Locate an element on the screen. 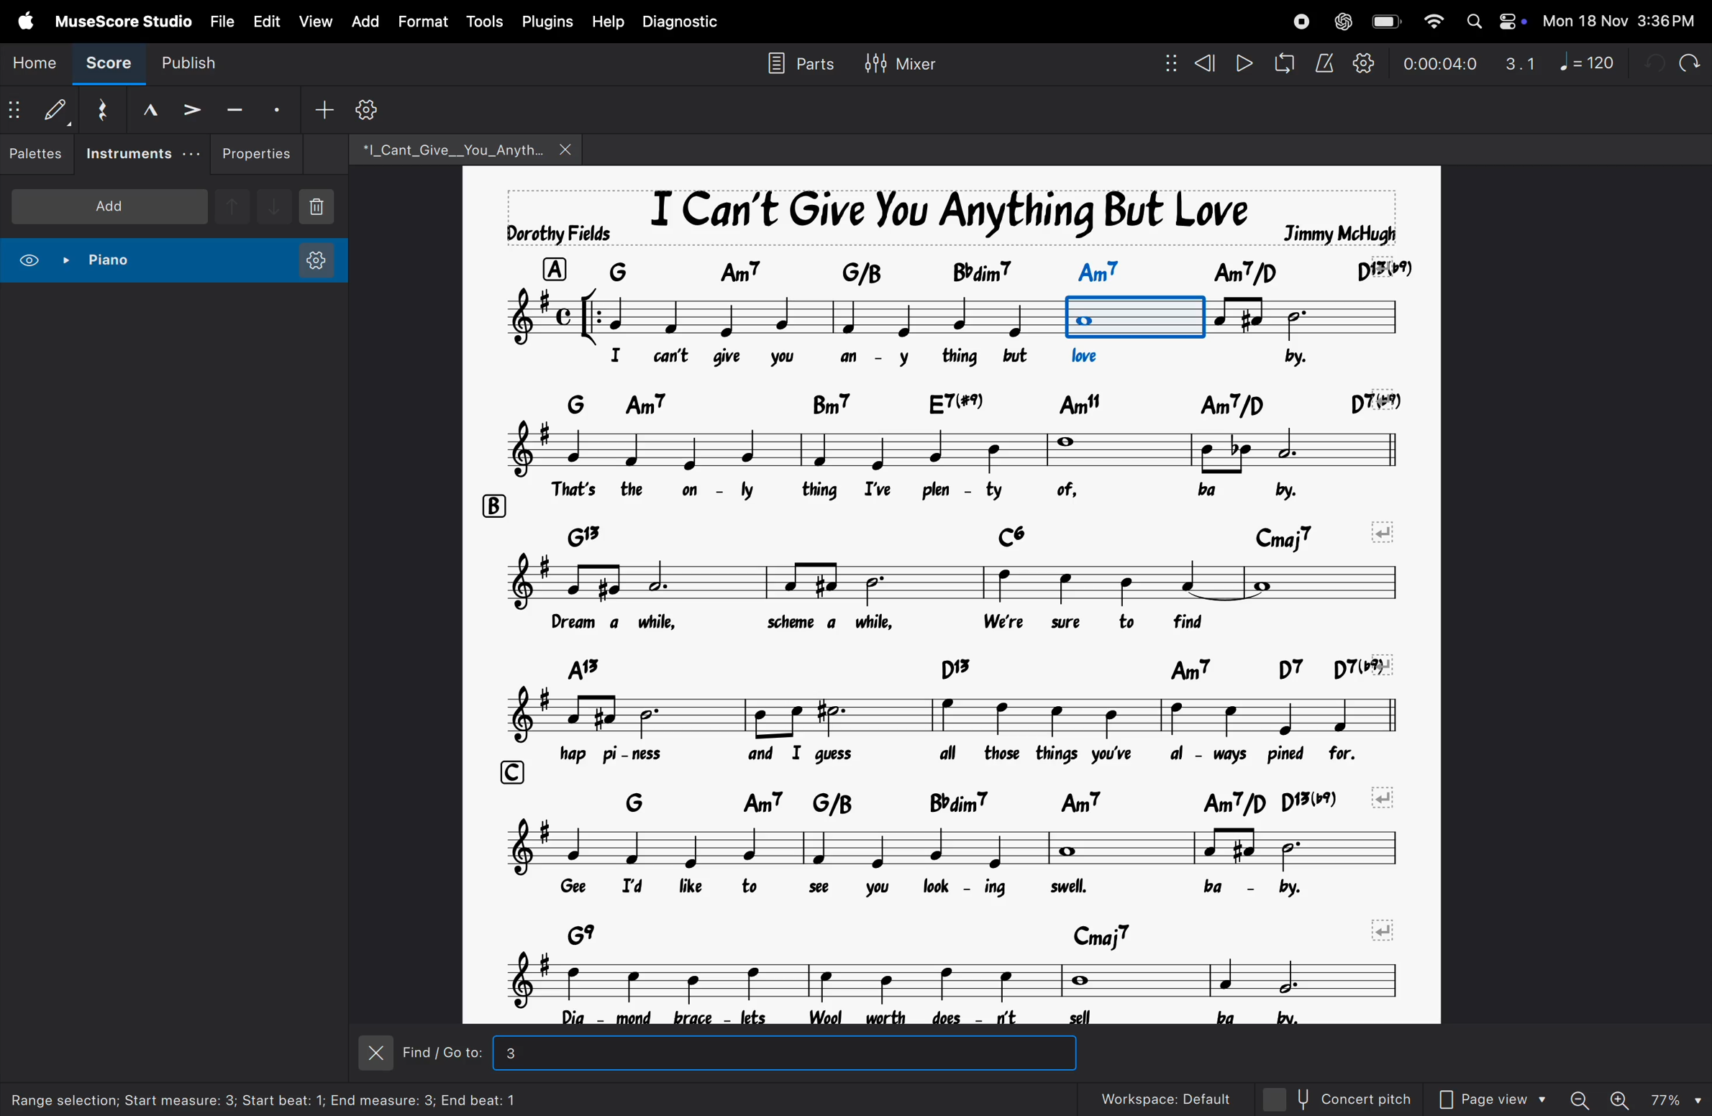  notes is located at coordinates (959, 979).